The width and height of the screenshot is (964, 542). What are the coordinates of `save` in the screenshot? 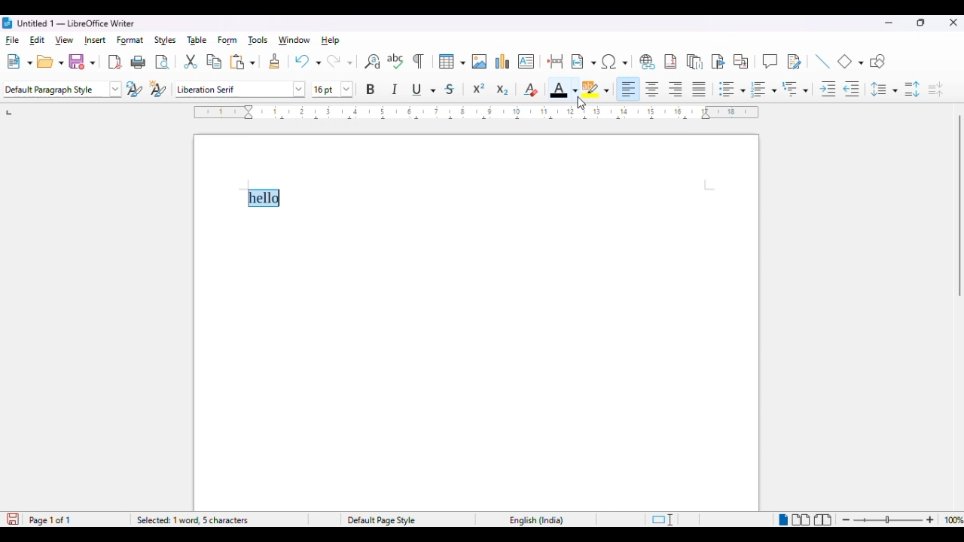 It's located at (82, 62).